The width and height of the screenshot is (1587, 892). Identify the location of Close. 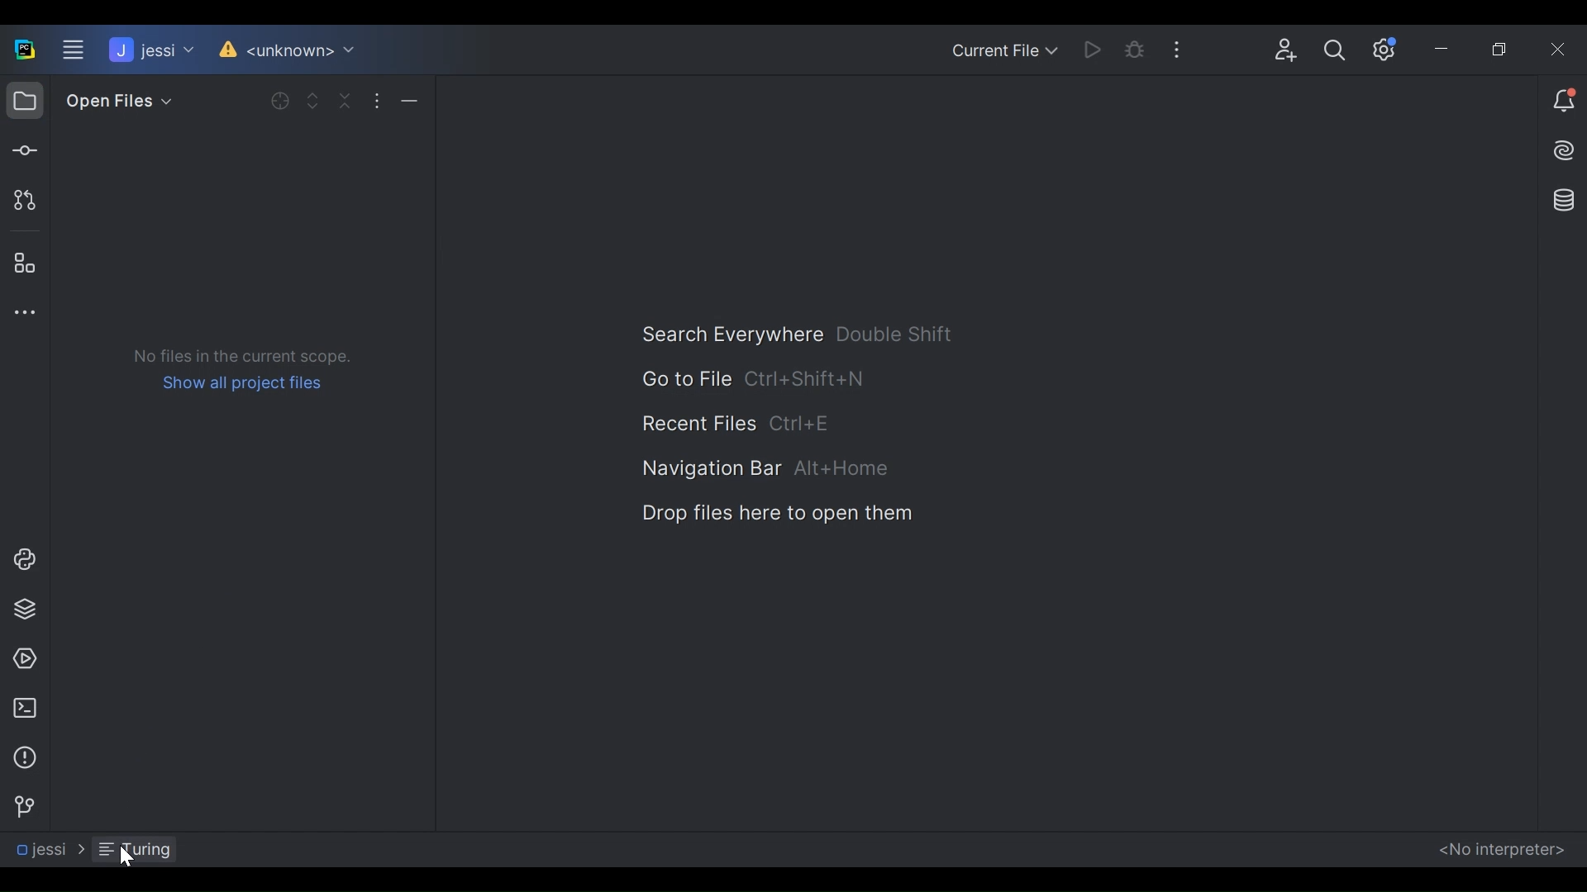
(1559, 49).